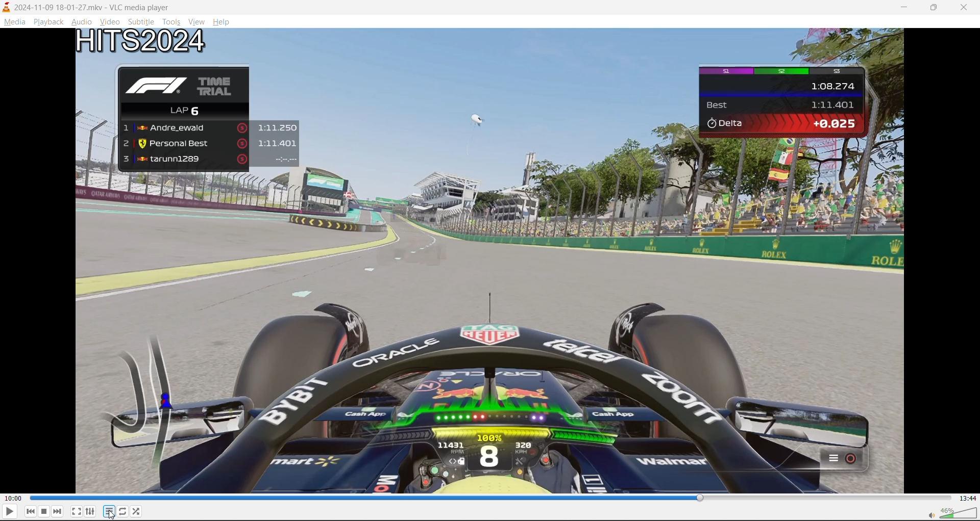 The width and height of the screenshot is (980, 521). Describe the element at coordinates (934, 10) in the screenshot. I see `maximize` at that location.